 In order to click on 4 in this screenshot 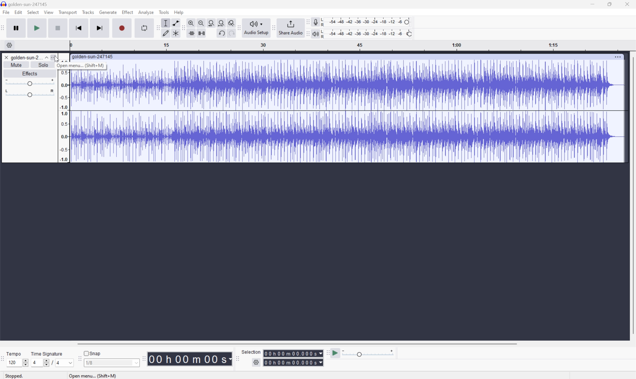, I will do `click(35, 362)`.